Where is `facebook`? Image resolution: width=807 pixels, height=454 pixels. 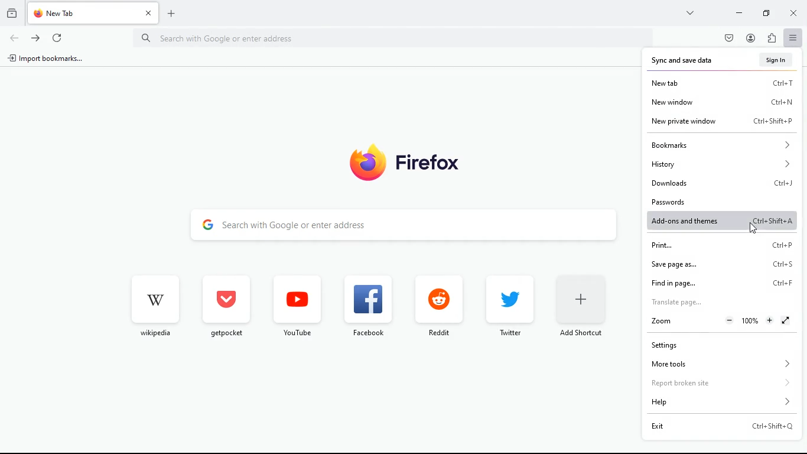
facebook is located at coordinates (371, 310).